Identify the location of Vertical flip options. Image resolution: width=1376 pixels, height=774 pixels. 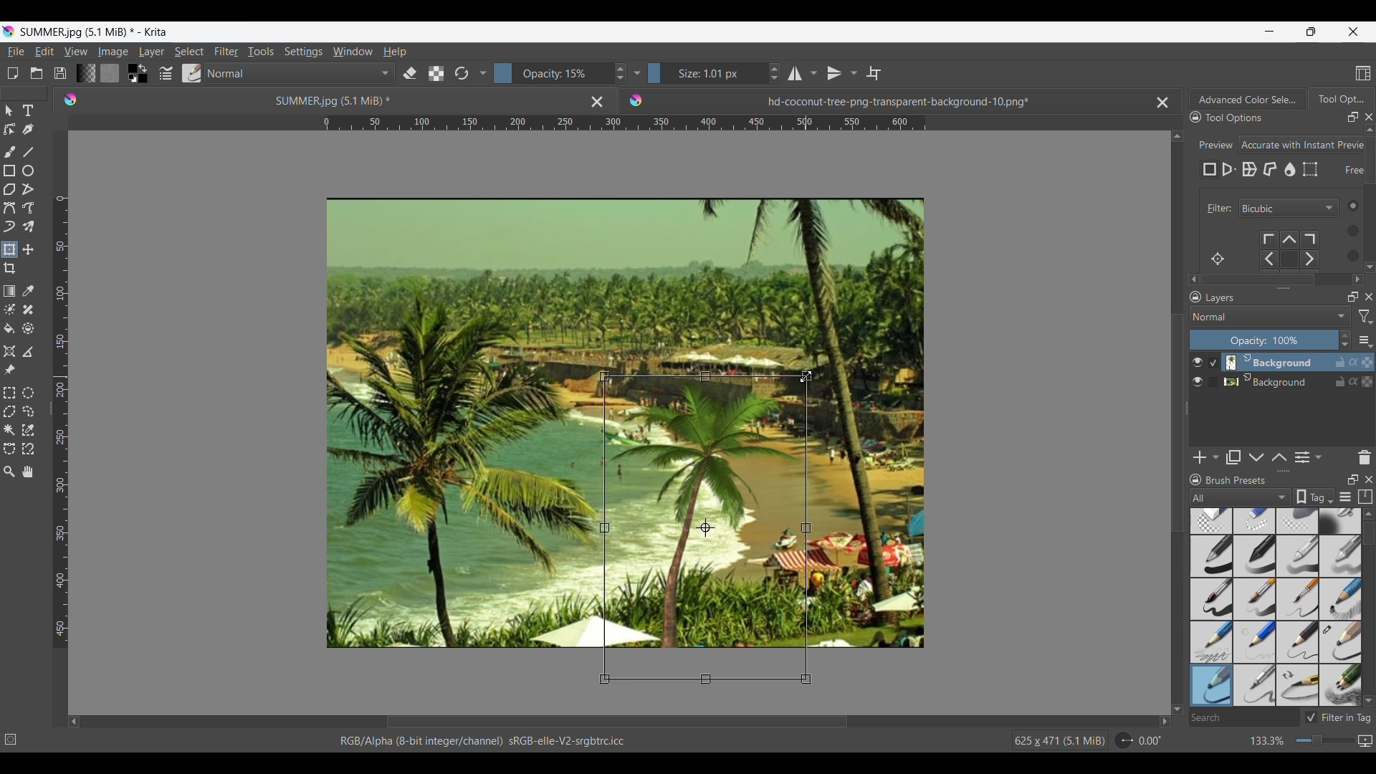
(834, 73).